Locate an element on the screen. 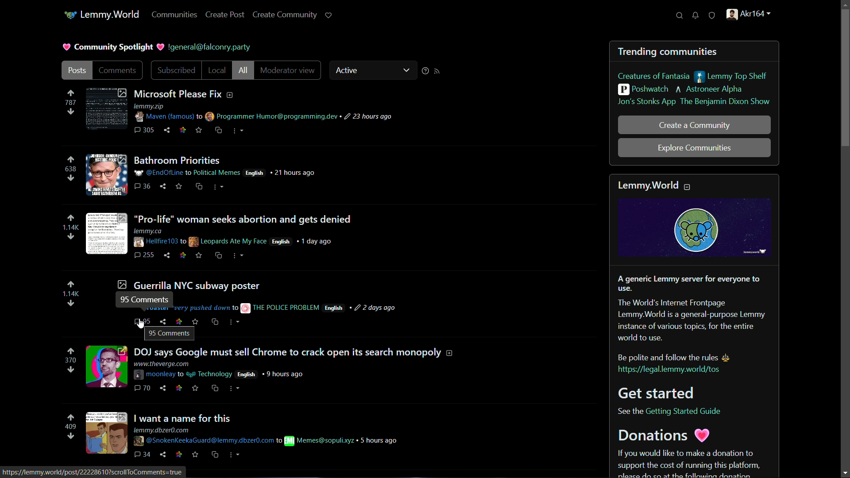 This screenshot has width=850, height=478. Leopards Ate My Face is located at coordinates (229, 242).